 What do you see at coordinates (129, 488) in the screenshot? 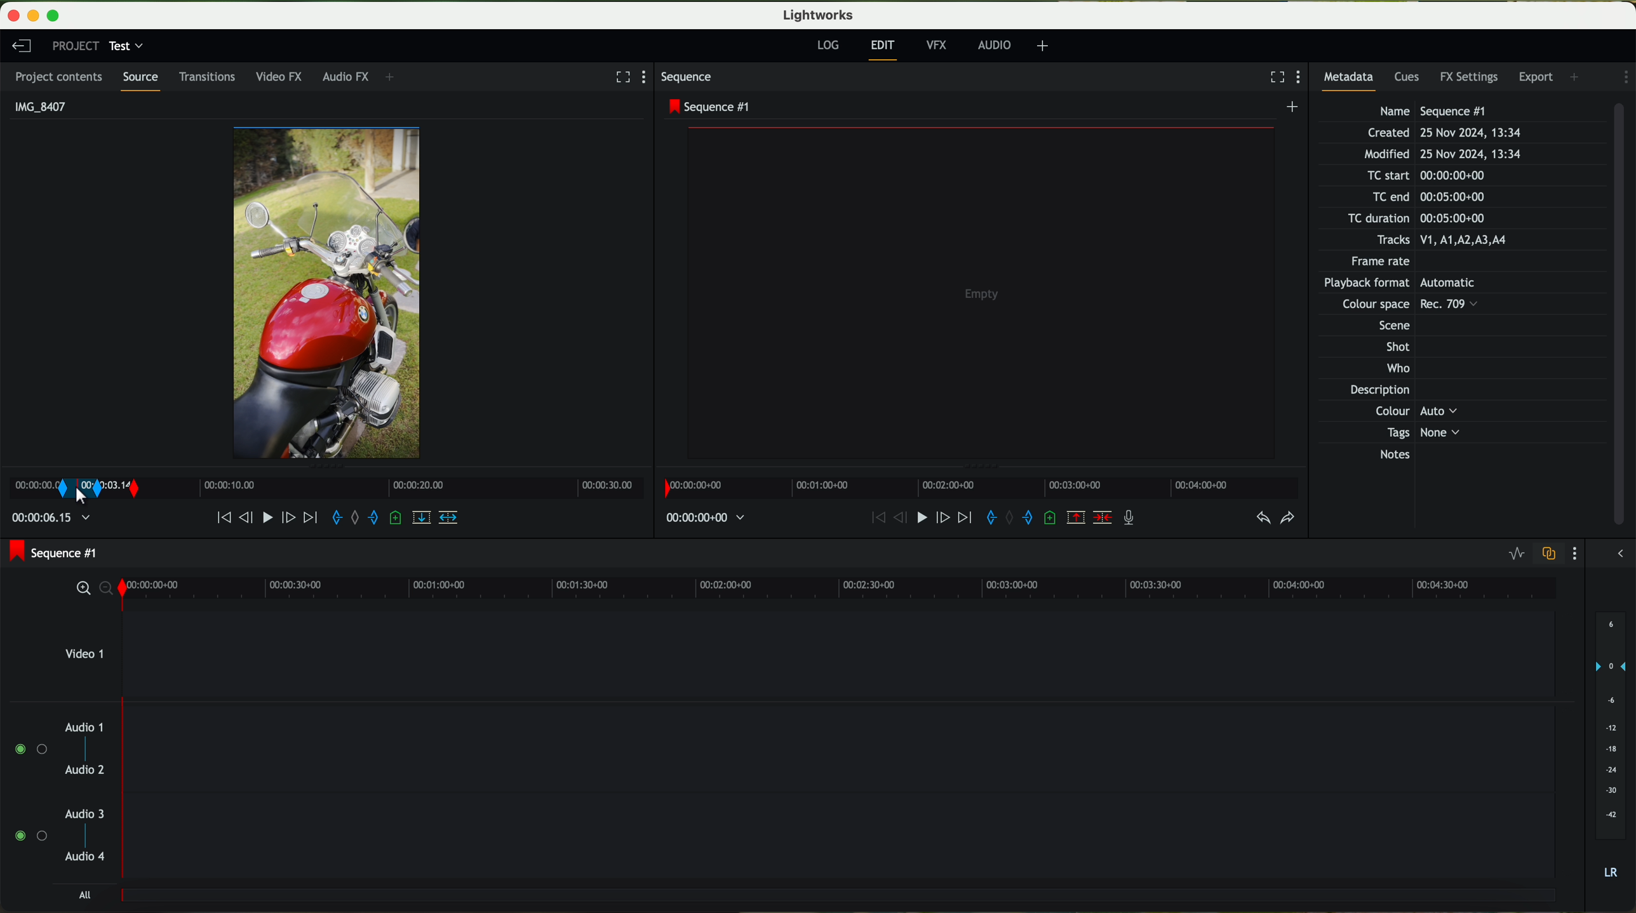
I see `transition` at bounding box center [129, 488].